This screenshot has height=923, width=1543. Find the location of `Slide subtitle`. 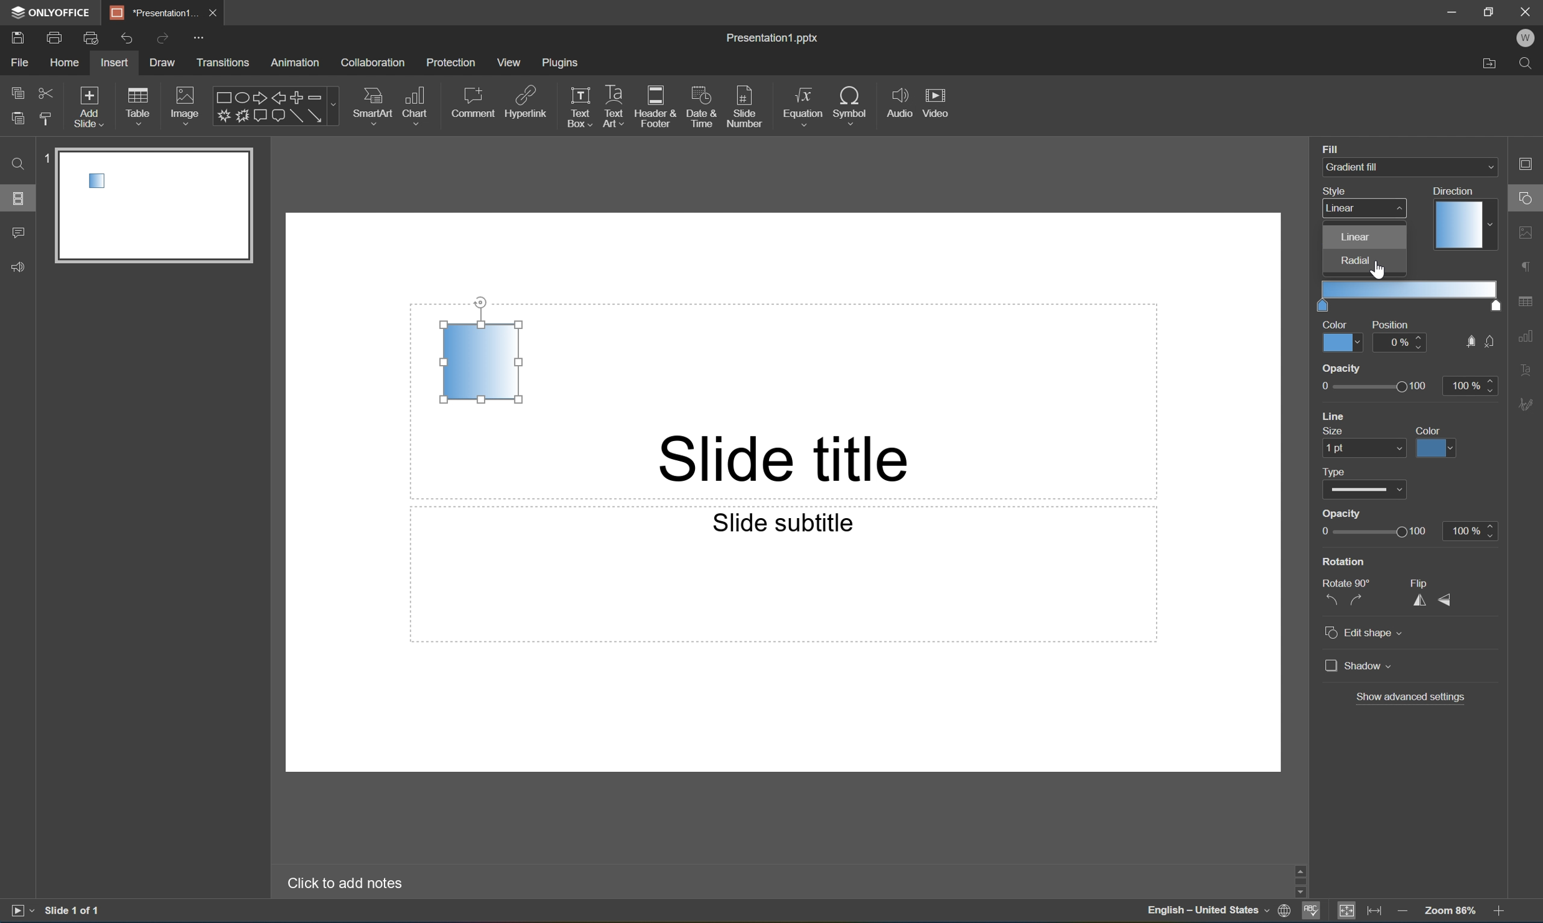

Slide subtitle is located at coordinates (784, 524).